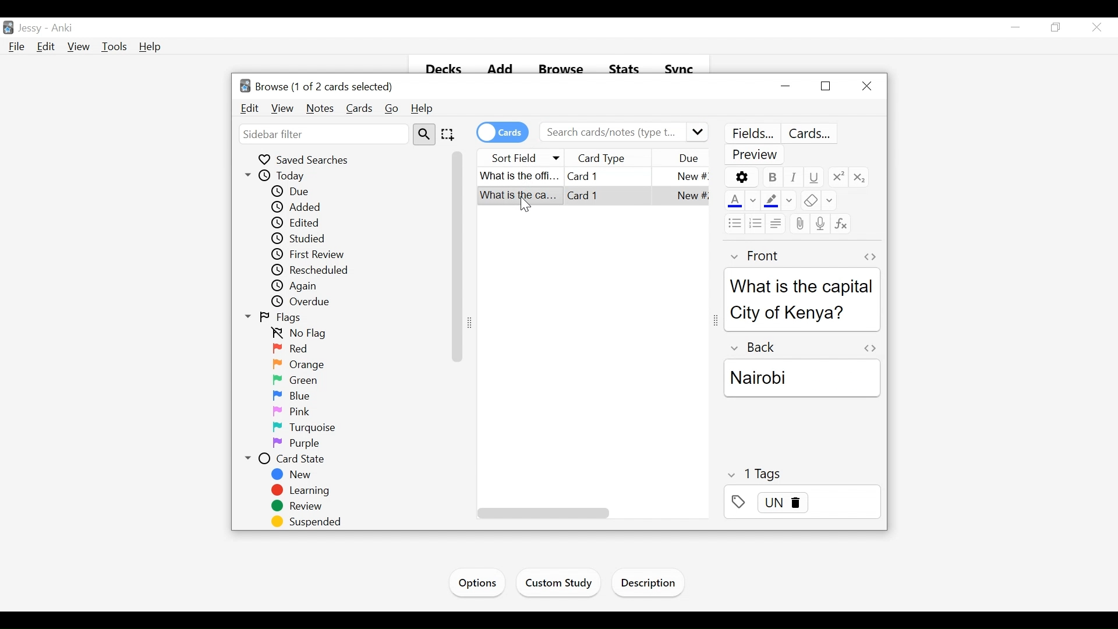  What do you see at coordinates (802, 312) in the screenshot?
I see `Front Field` at bounding box center [802, 312].